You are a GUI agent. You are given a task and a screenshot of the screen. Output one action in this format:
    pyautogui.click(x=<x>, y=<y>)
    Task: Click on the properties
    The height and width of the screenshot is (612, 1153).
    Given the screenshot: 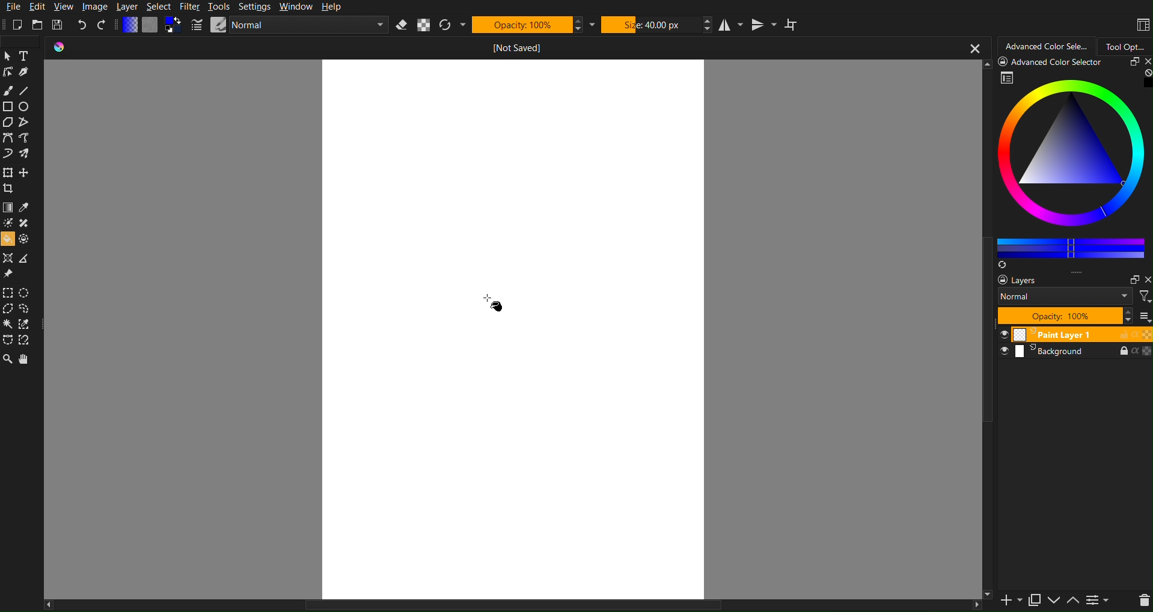 What is the action you would take?
    pyautogui.click(x=1008, y=78)
    